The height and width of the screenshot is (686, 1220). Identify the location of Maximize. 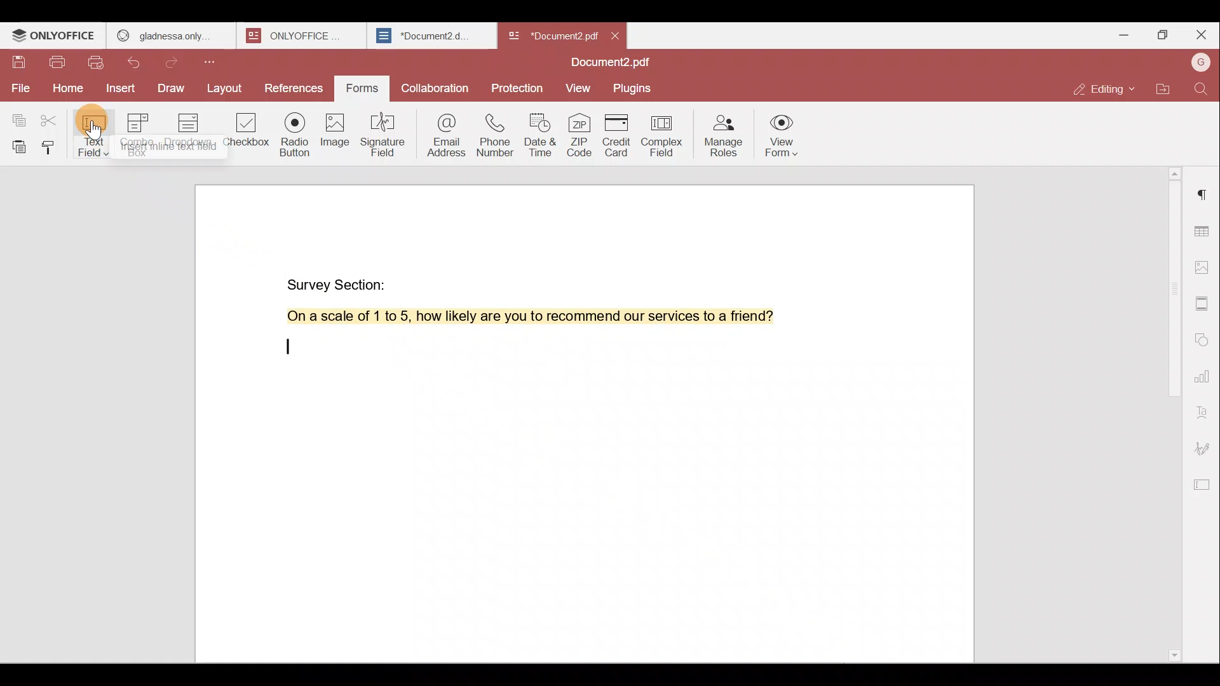
(1162, 37).